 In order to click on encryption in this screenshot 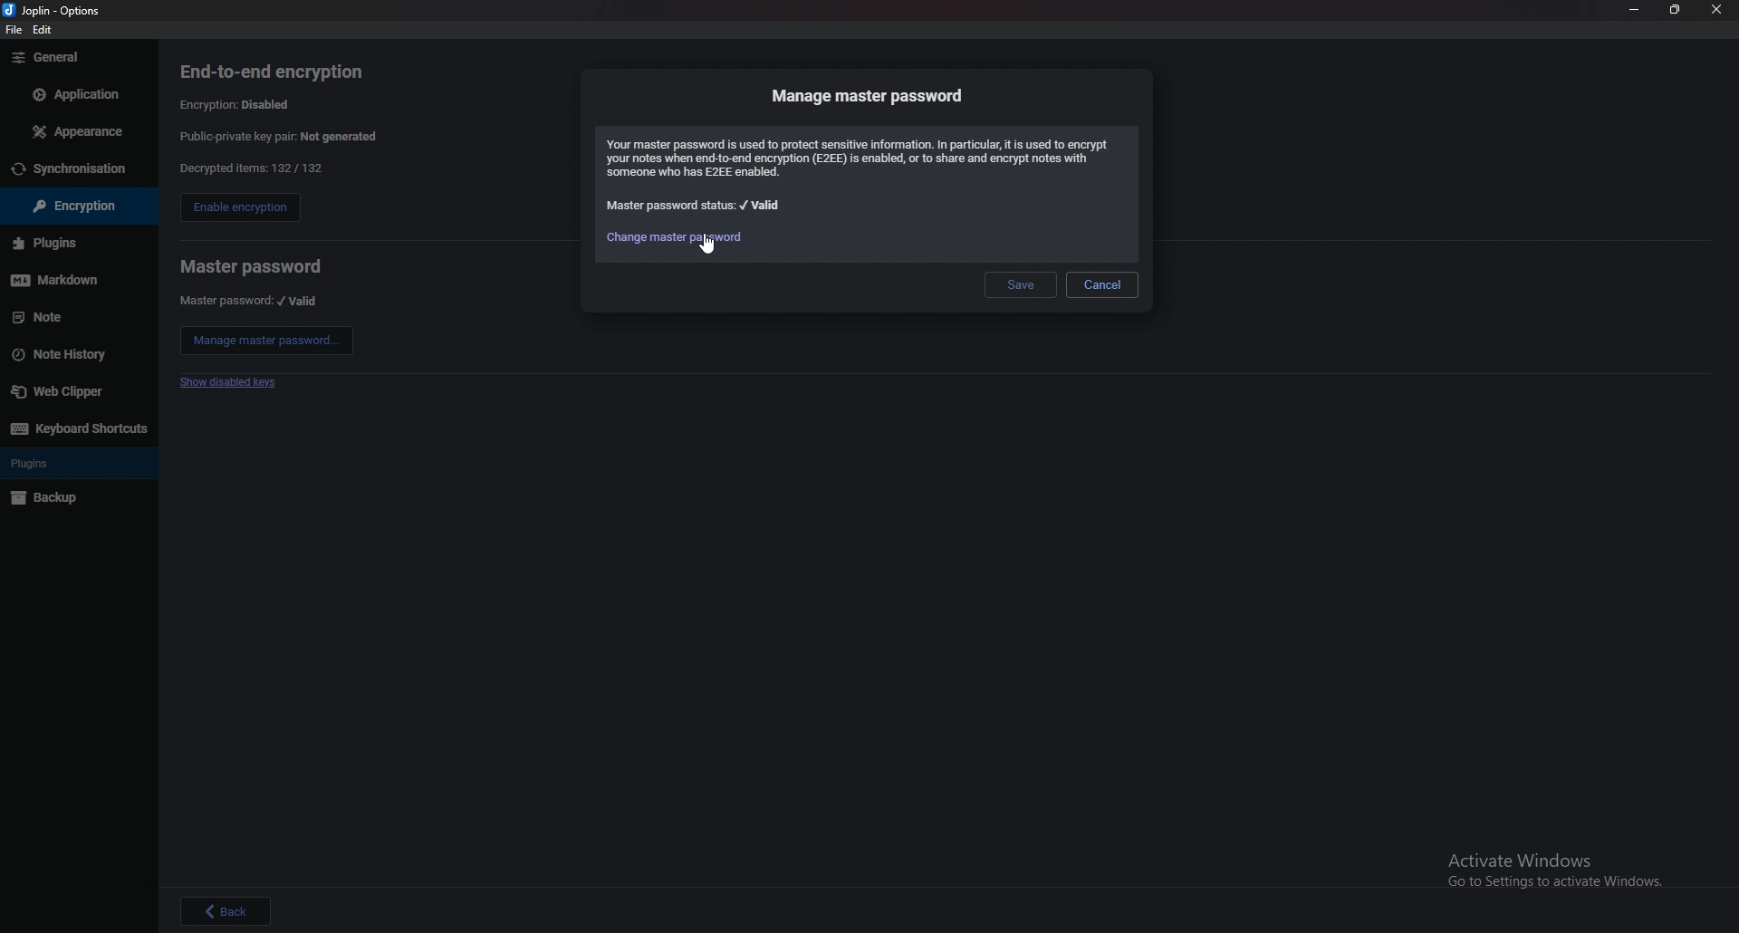, I will do `click(240, 103)`.